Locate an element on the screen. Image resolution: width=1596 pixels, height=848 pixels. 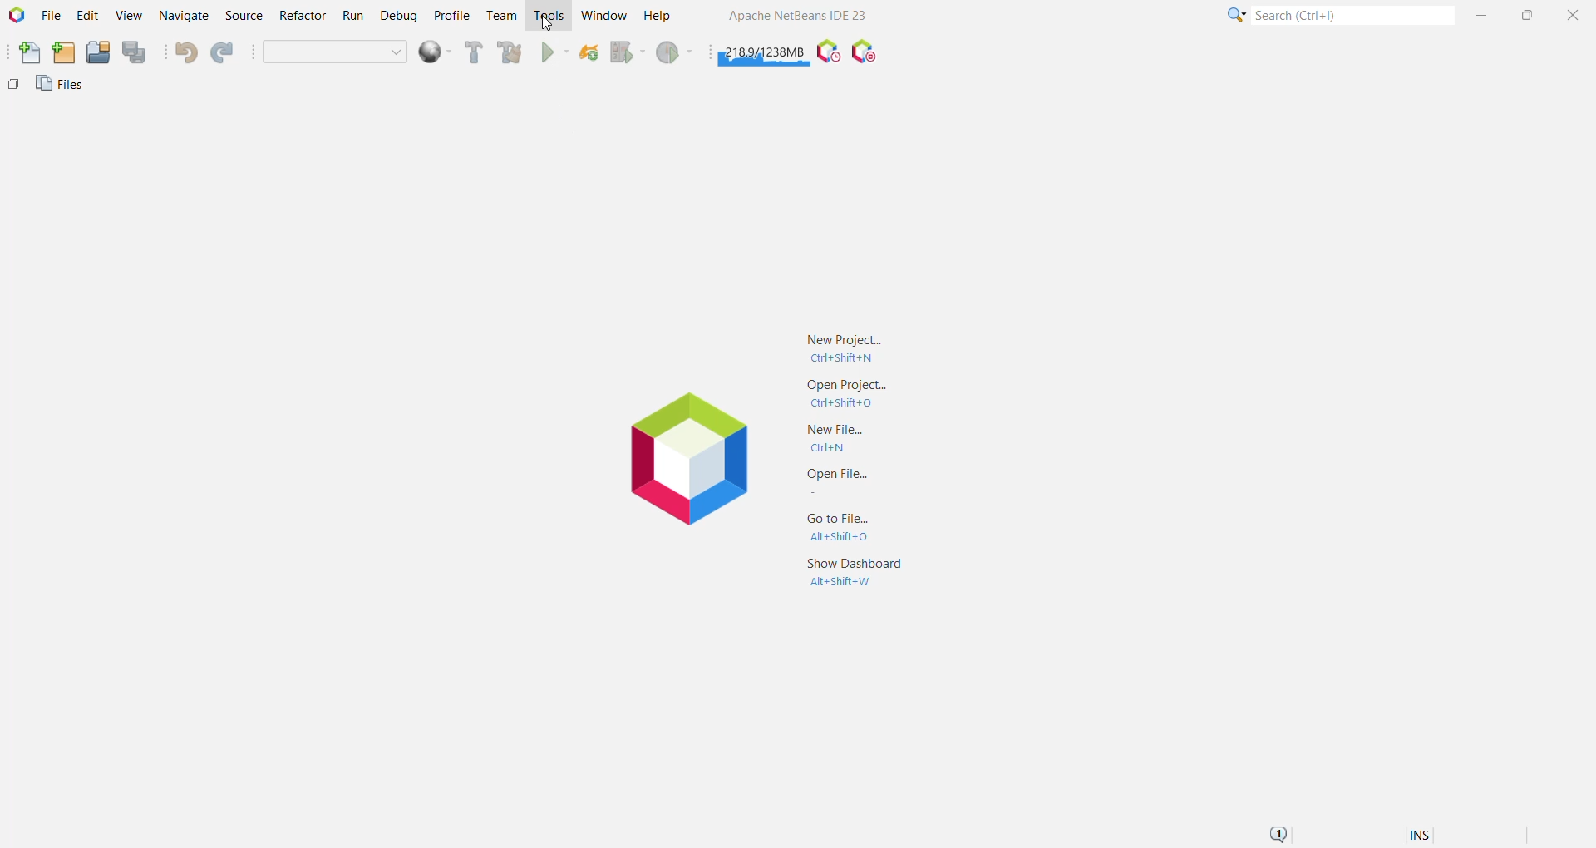
Debug Main Project is located at coordinates (627, 52).